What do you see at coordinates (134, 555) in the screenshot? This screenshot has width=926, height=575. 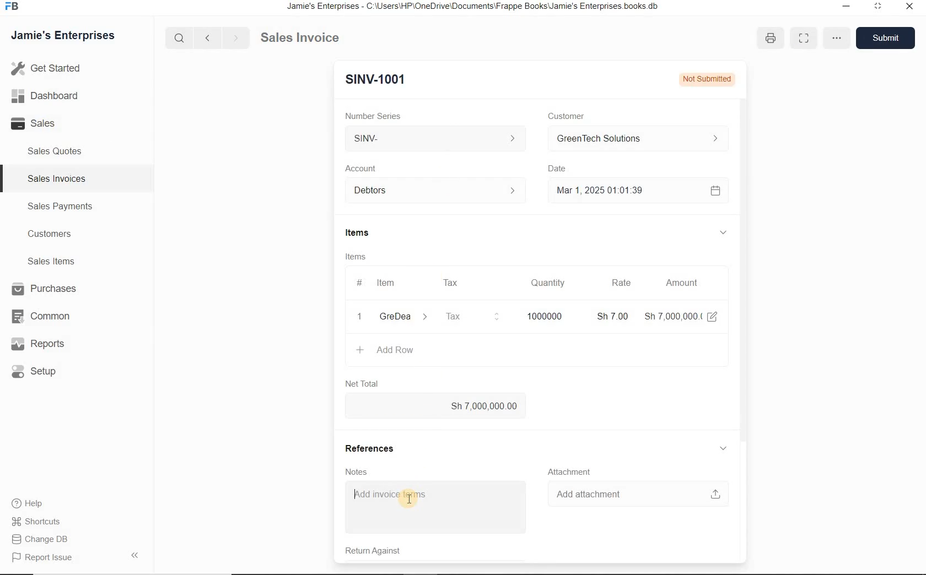 I see `hide` at bounding box center [134, 555].